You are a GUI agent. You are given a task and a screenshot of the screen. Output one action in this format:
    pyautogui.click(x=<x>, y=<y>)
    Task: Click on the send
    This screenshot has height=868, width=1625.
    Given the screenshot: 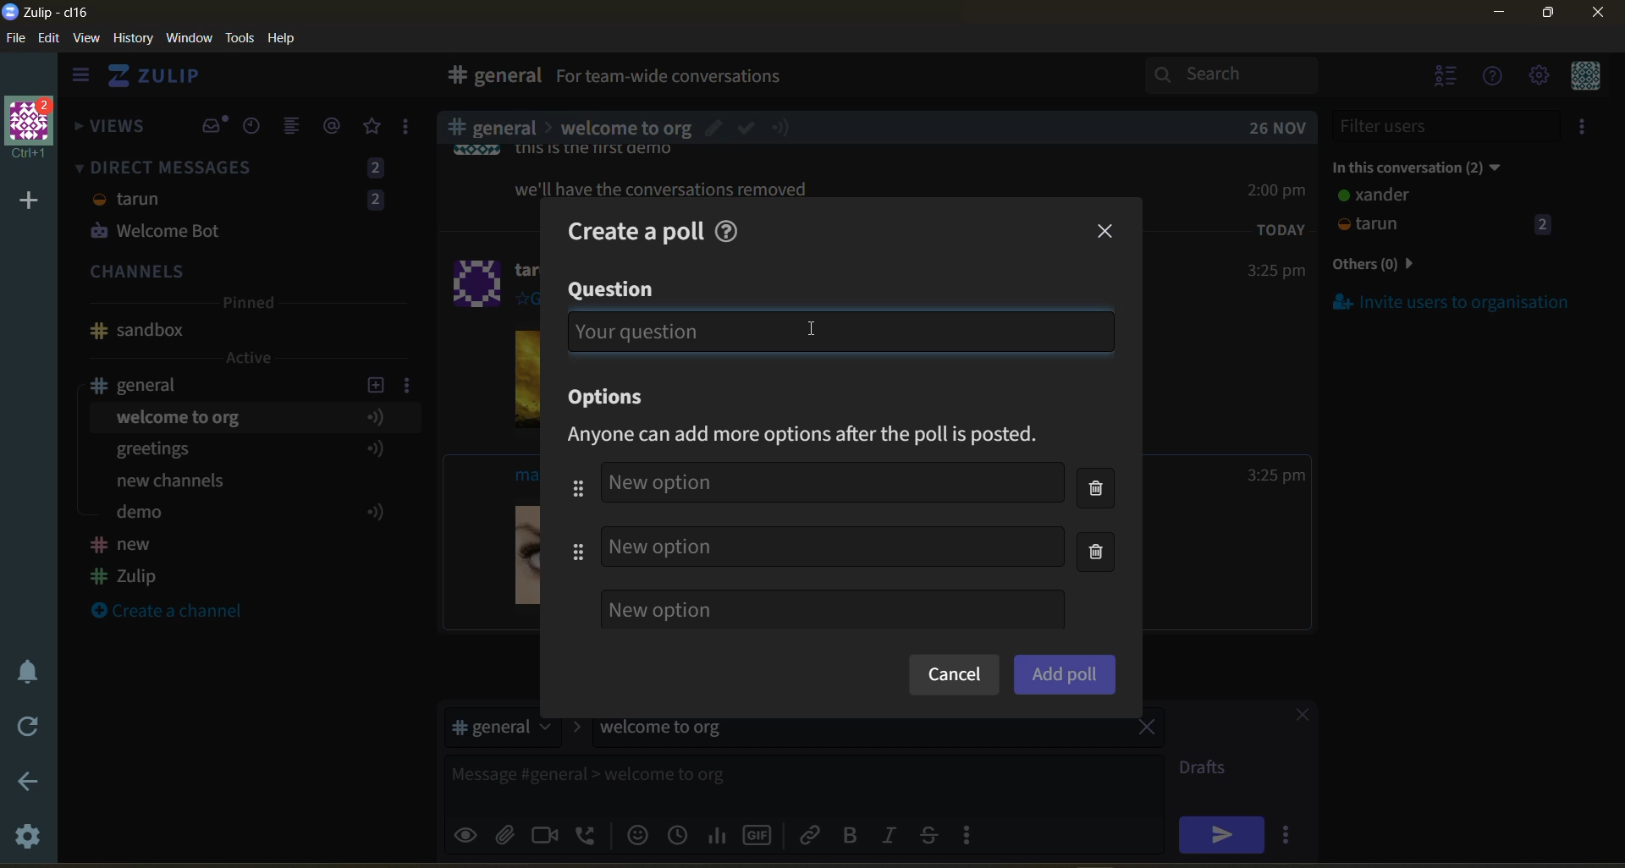 What is the action you would take?
    pyautogui.click(x=1221, y=834)
    